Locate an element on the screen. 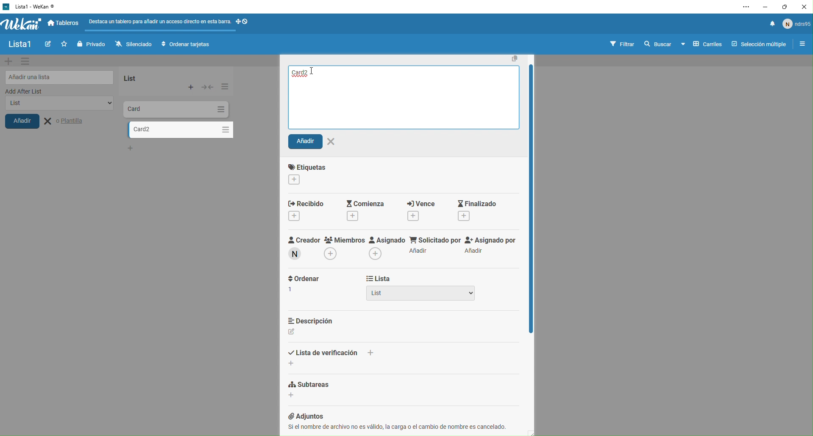 This screenshot has width=813, height=436. Cursor is located at coordinates (315, 73).